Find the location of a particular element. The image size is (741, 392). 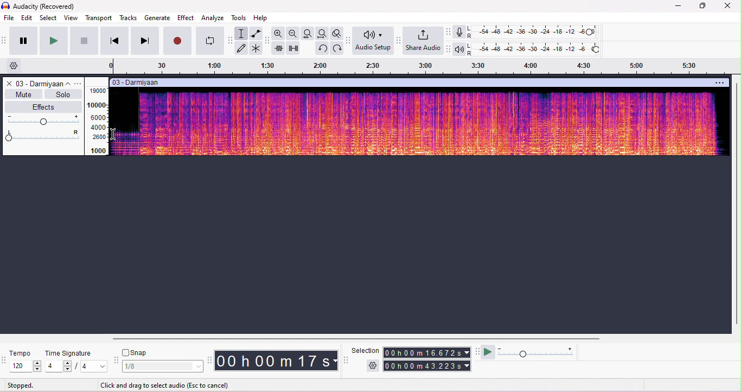

multi is located at coordinates (257, 48).